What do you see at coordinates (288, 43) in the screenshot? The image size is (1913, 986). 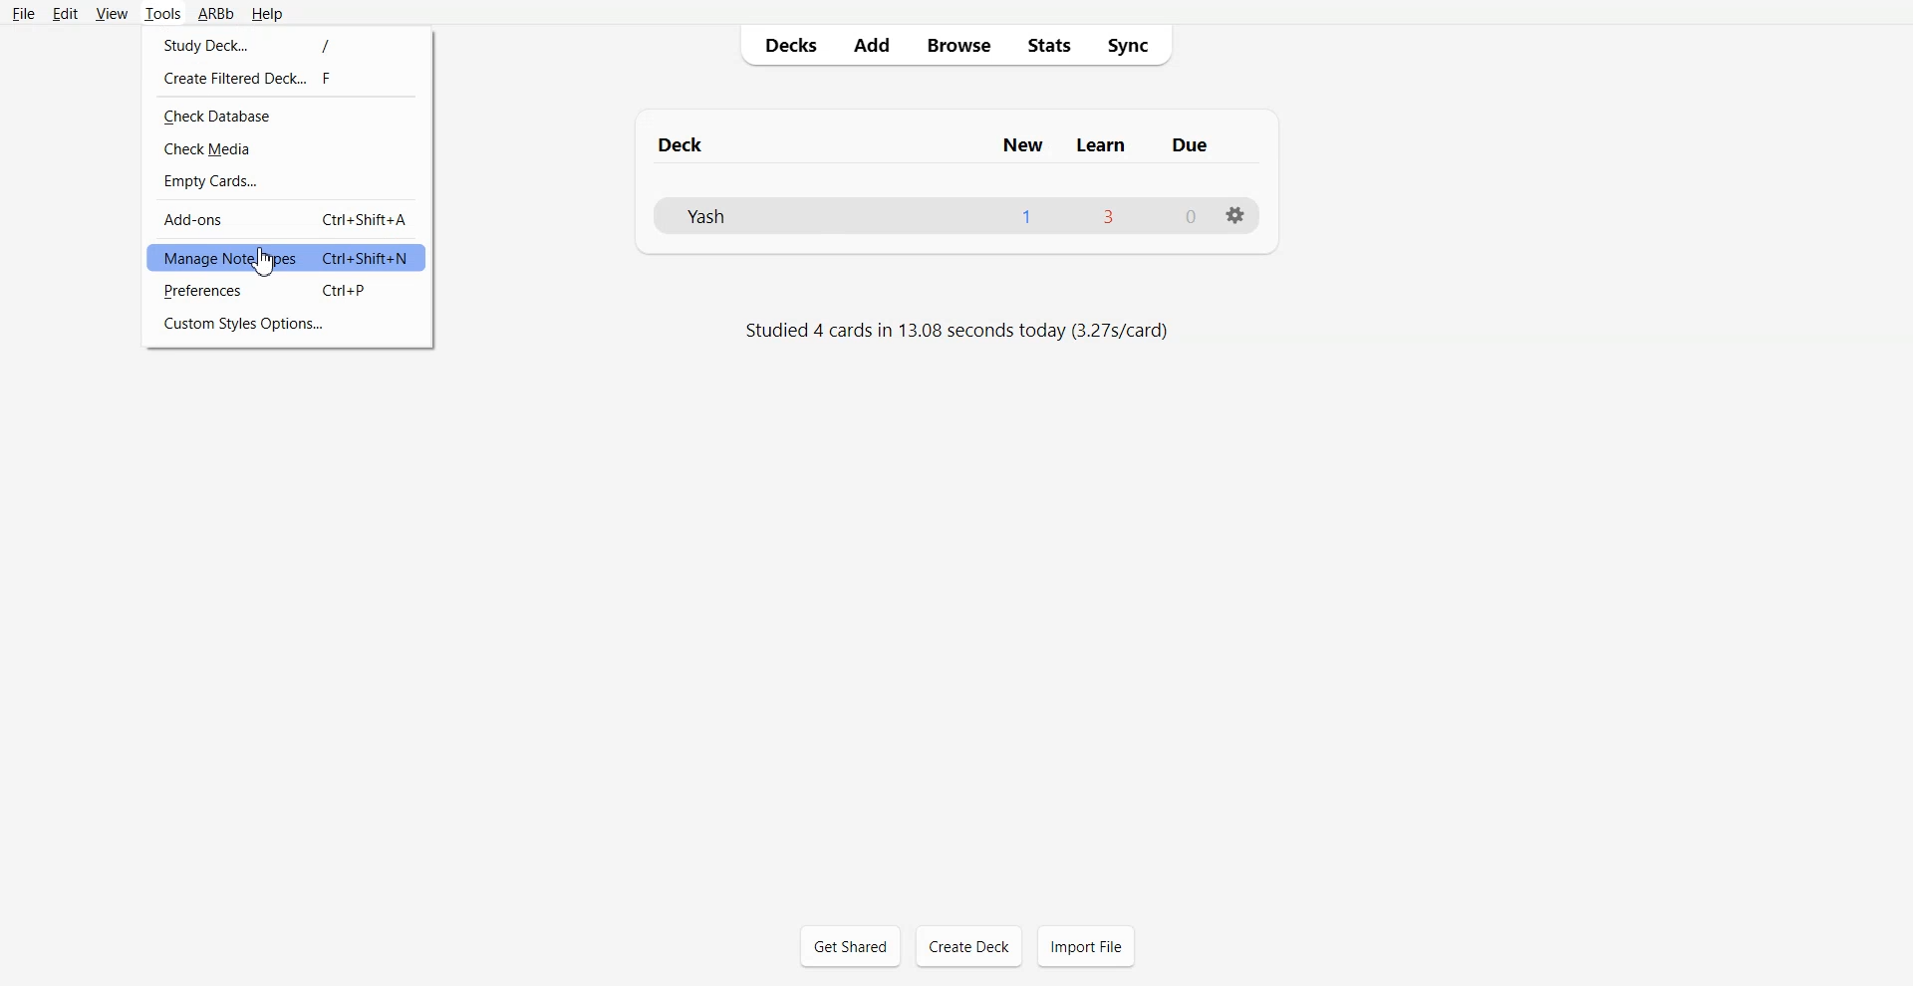 I see `Study Deck` at bounding box center [288, 43].